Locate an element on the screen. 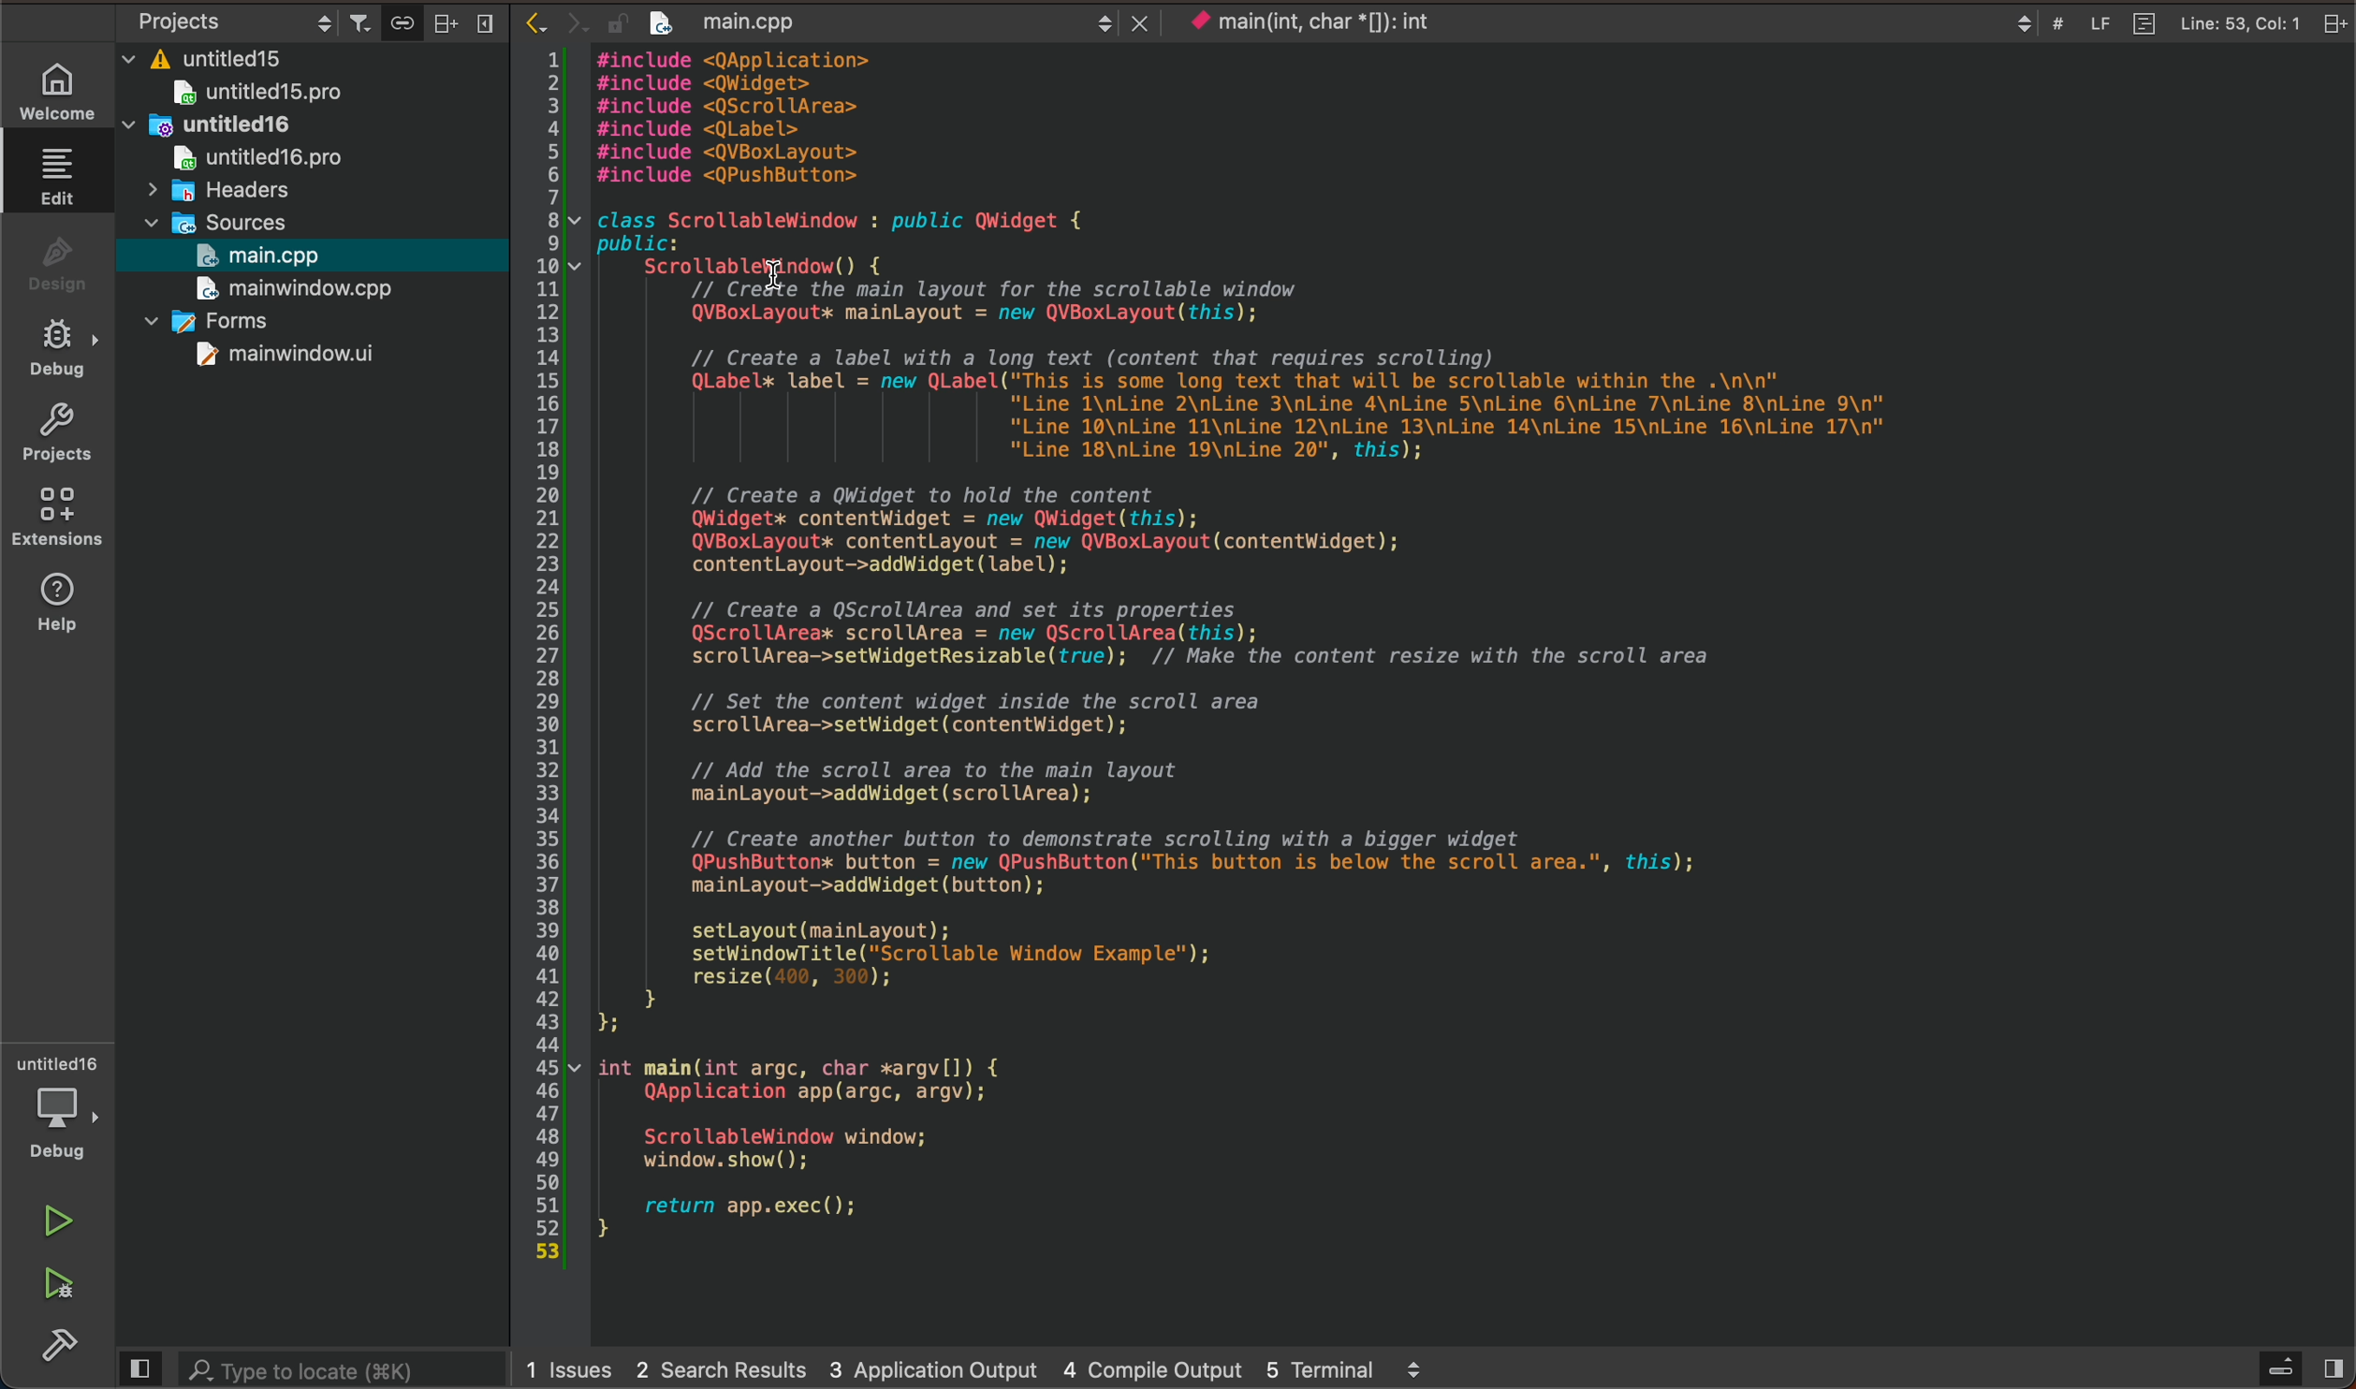 This screenshot has width=2356, height=1389. extensions is located at coordinates (58, 516).